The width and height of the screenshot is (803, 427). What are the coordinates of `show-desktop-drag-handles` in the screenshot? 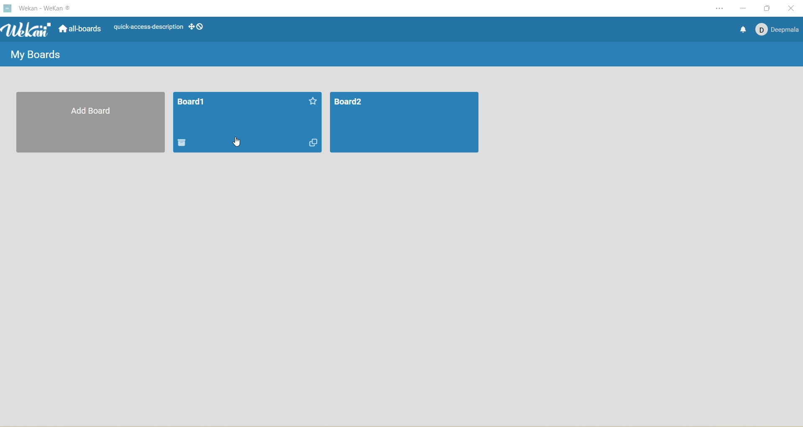 It's located at (196, 26).